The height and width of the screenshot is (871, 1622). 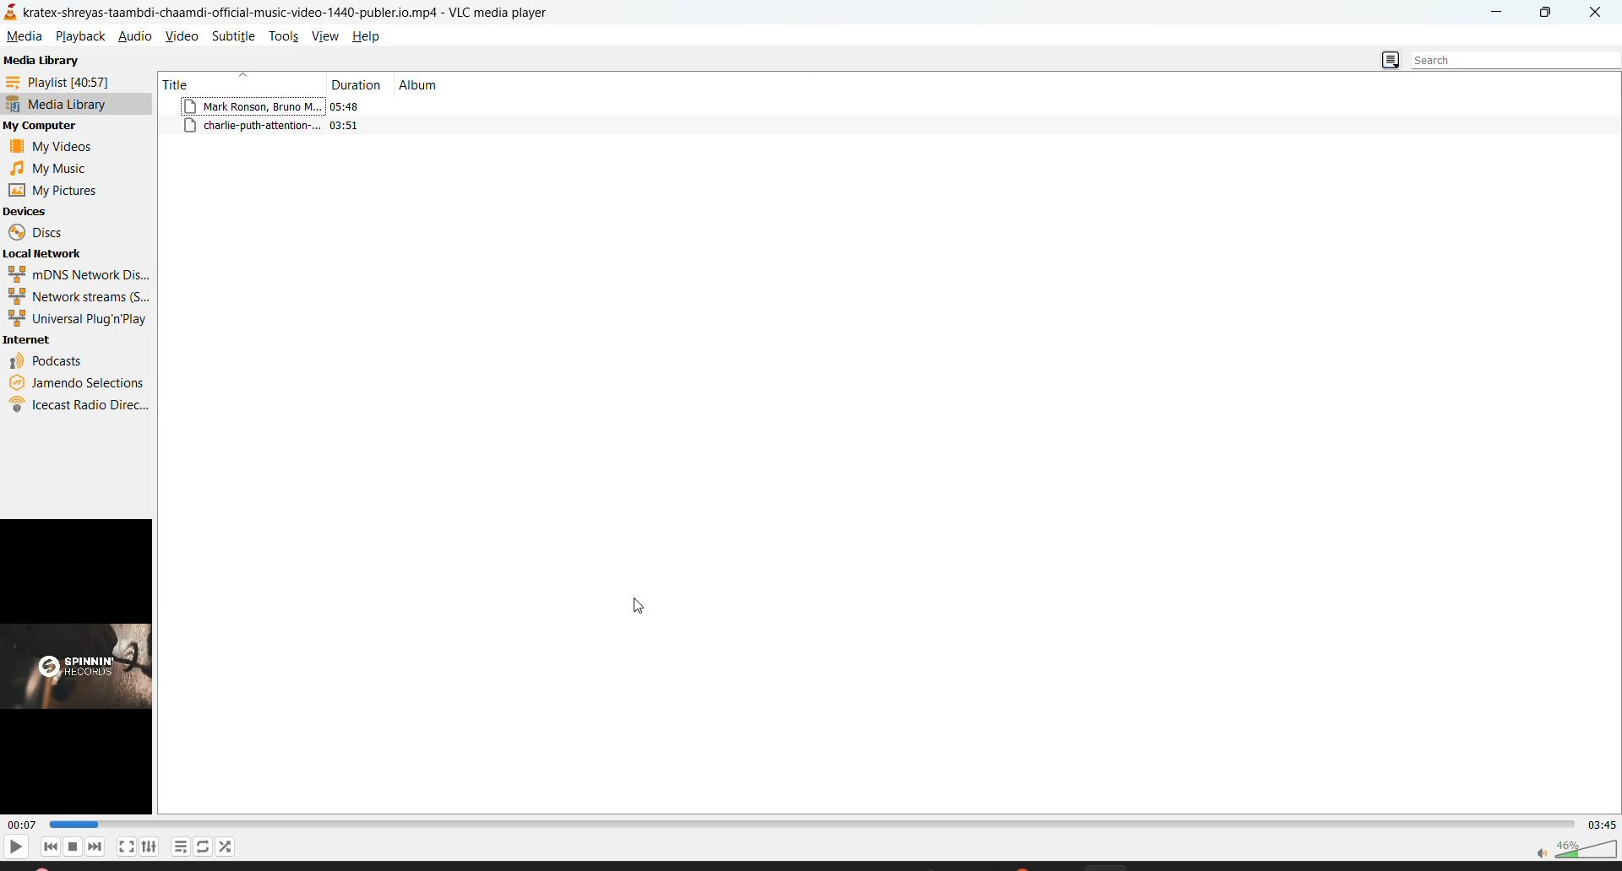 What do you see at coordinates (51, 847) in the screenshot?
I see `previous` at bounding box center [51, 847].